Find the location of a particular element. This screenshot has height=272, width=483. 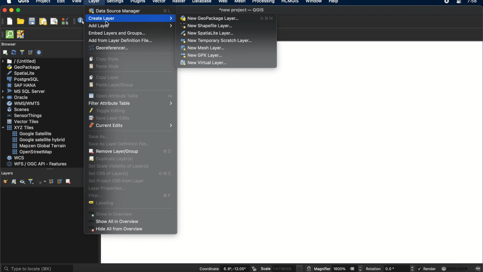

add layer is located at coordinates (130, 26).